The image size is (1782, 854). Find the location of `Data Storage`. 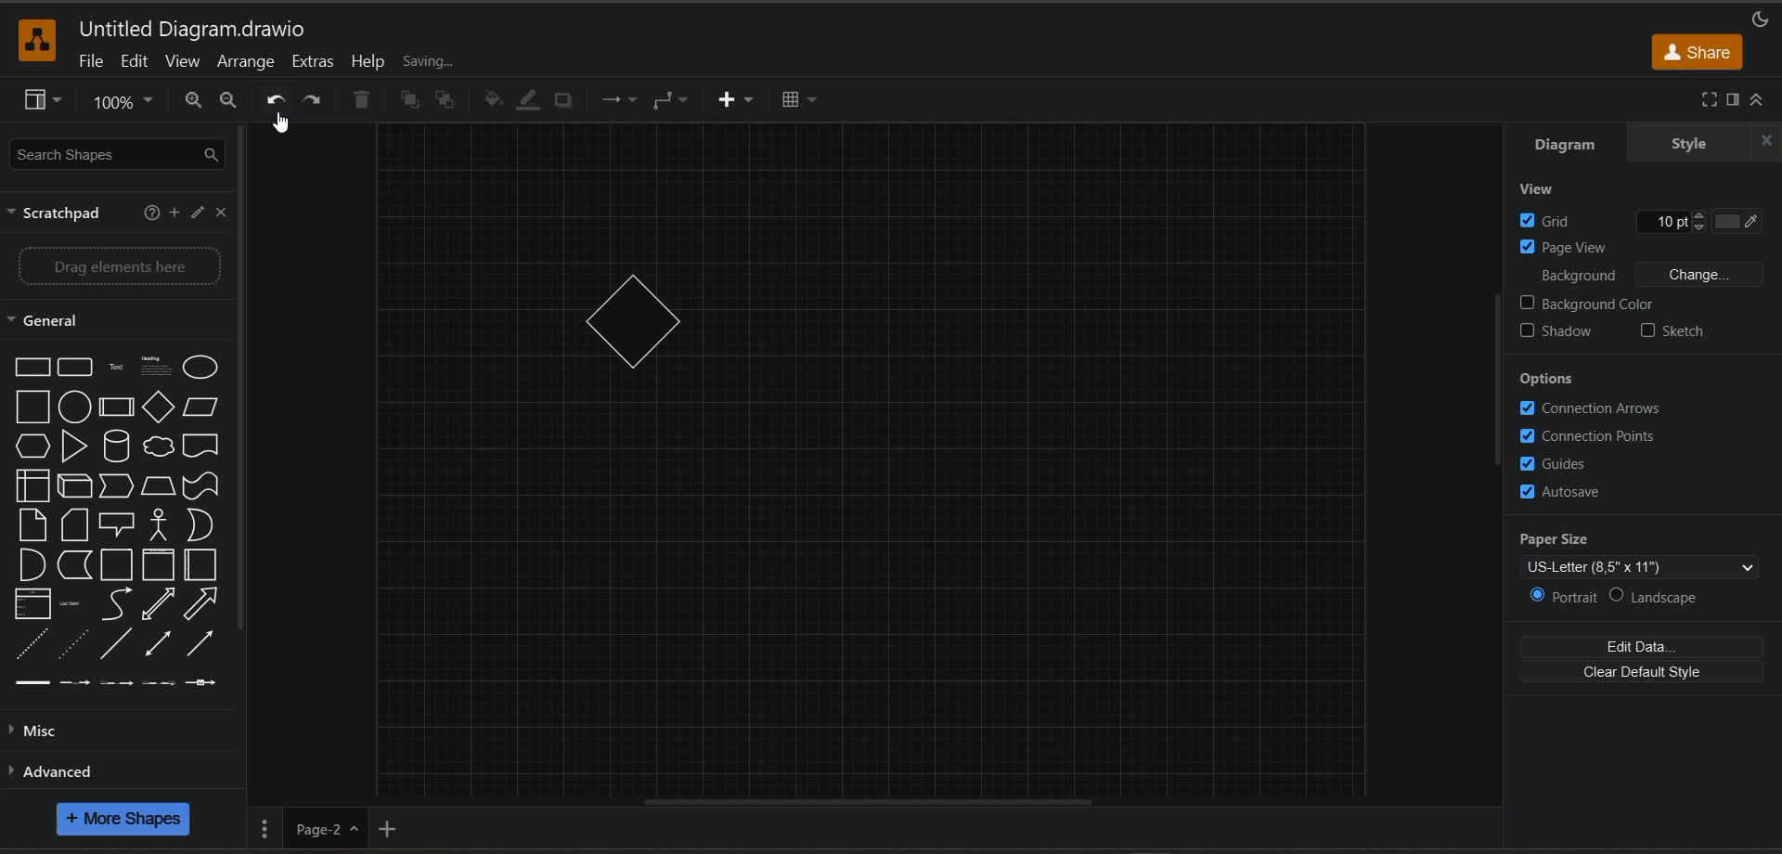

Data Storage is located at coordinates (73, 565).